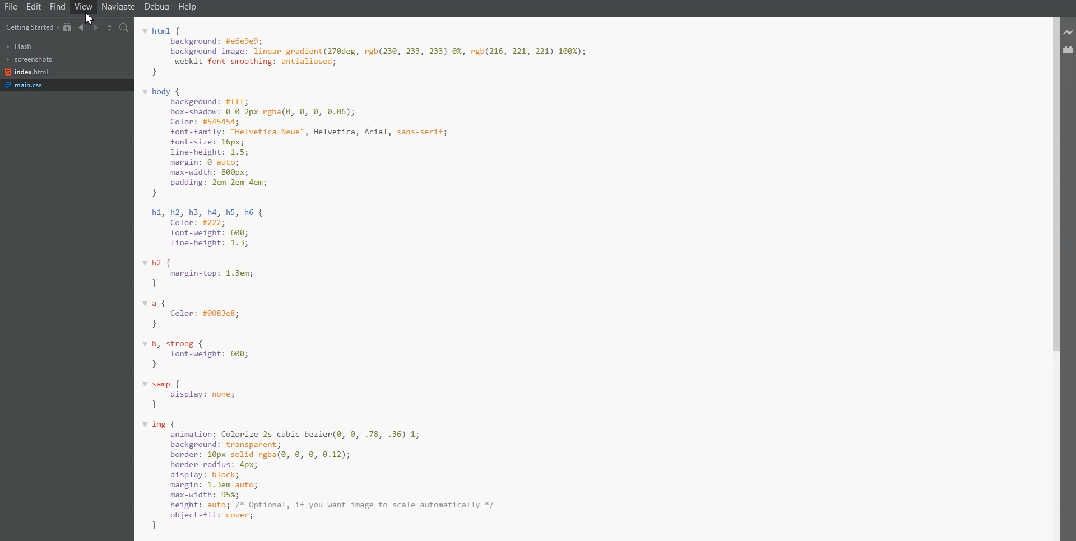 This screenshot has width=1076, height=541. I want to click on Flash, so click(20, 46).